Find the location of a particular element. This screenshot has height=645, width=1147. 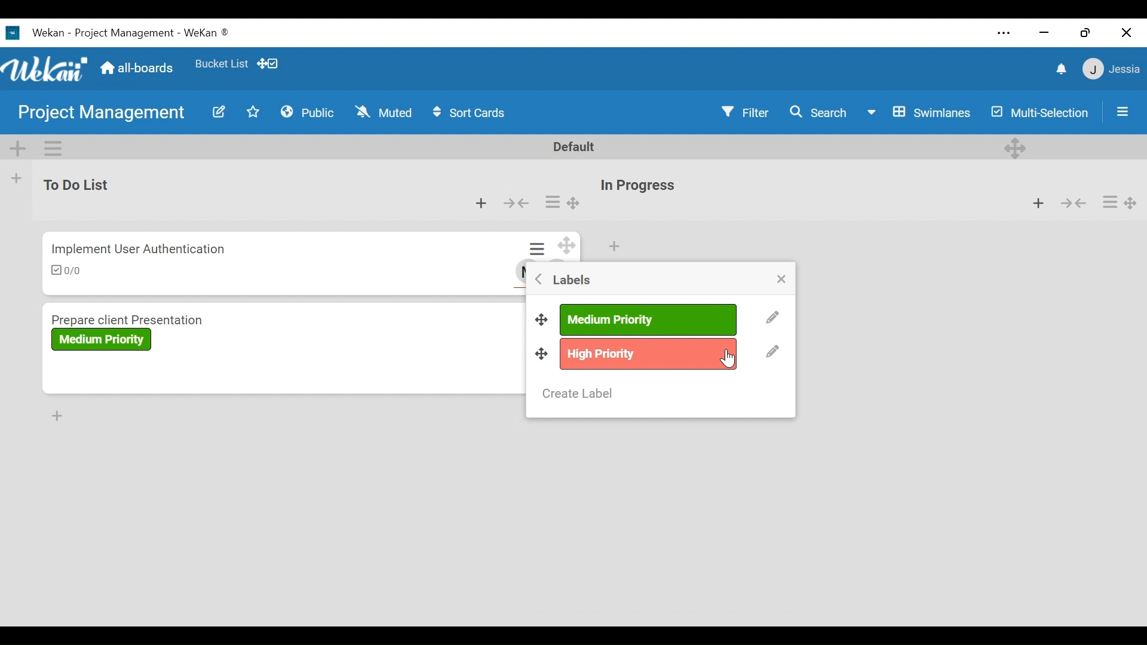

restore is located at coordinates (1085, 32).